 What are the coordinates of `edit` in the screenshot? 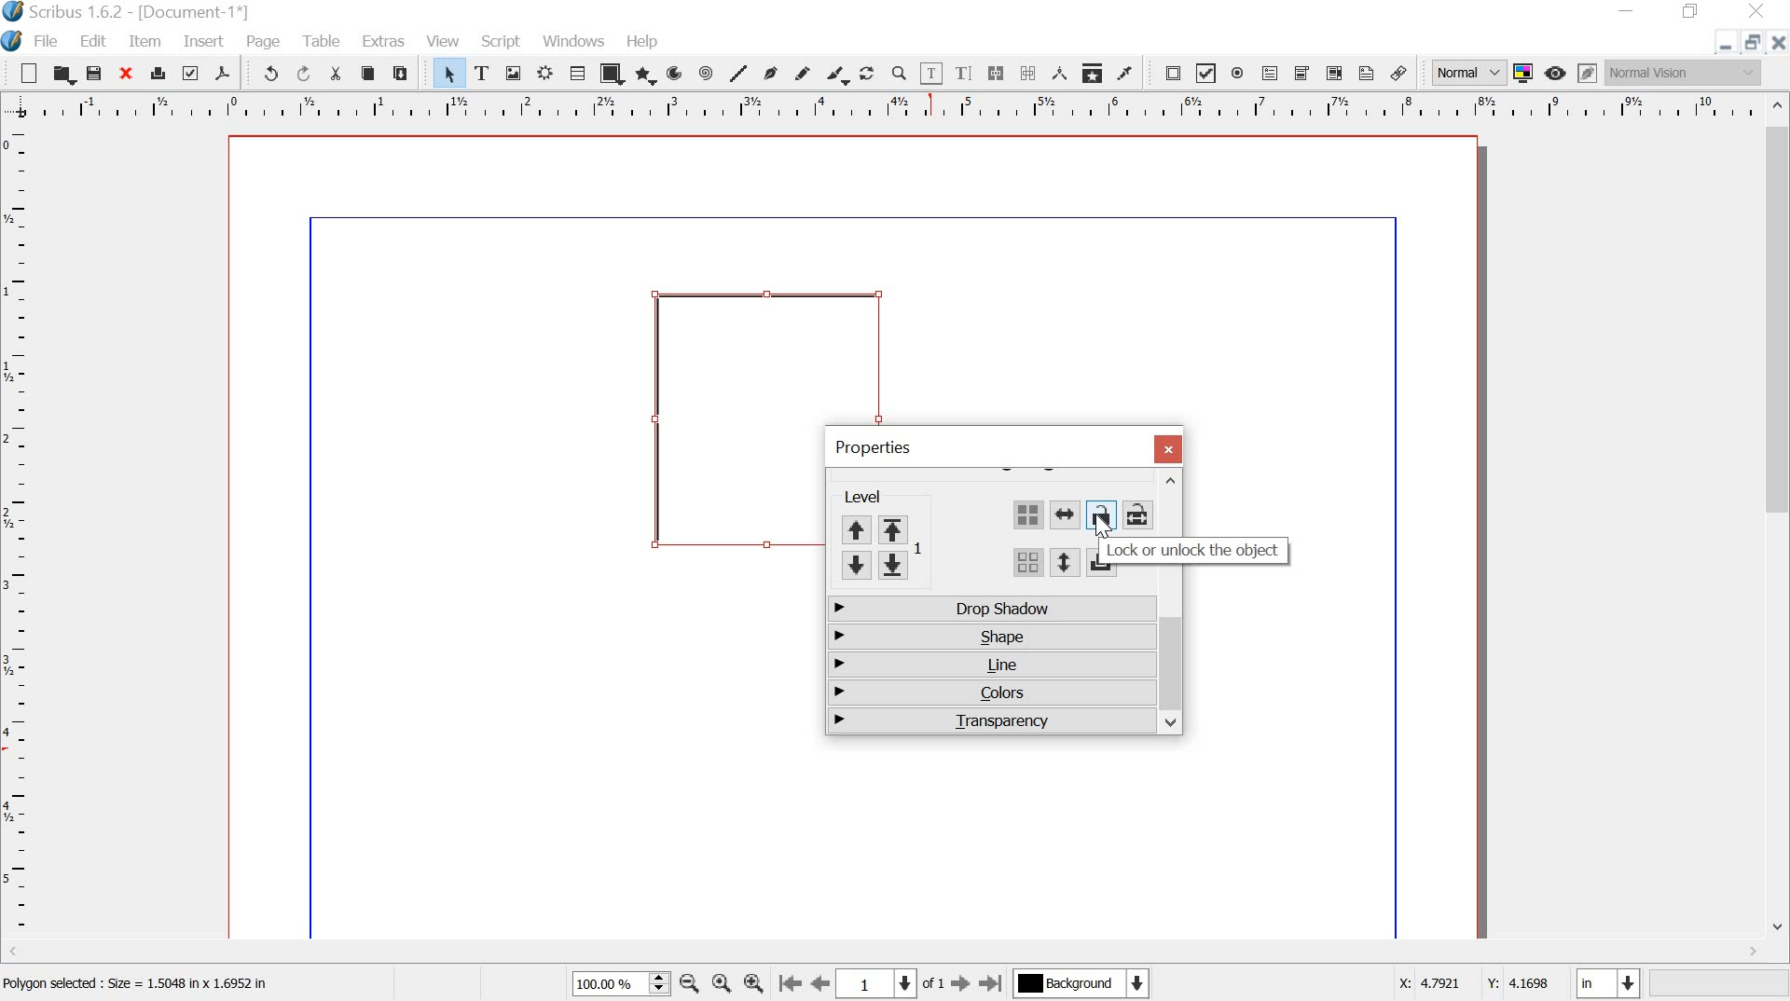 It's located at (93, 41).